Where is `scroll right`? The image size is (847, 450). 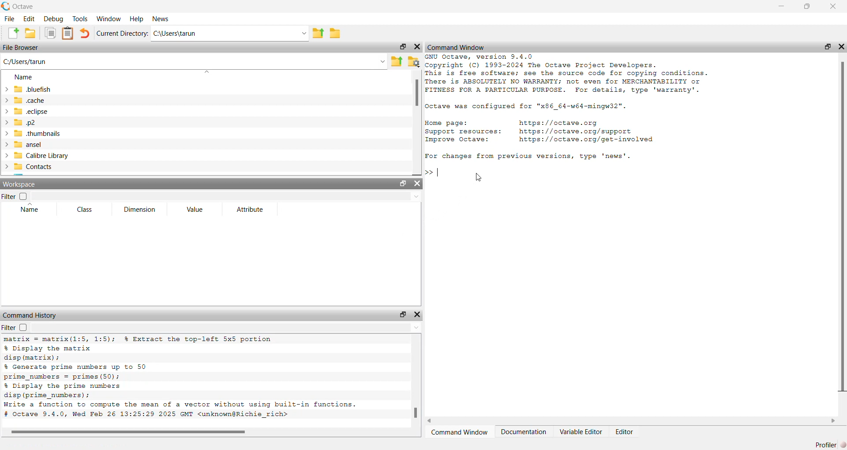
scroll right is located at coordinates (834, 421).